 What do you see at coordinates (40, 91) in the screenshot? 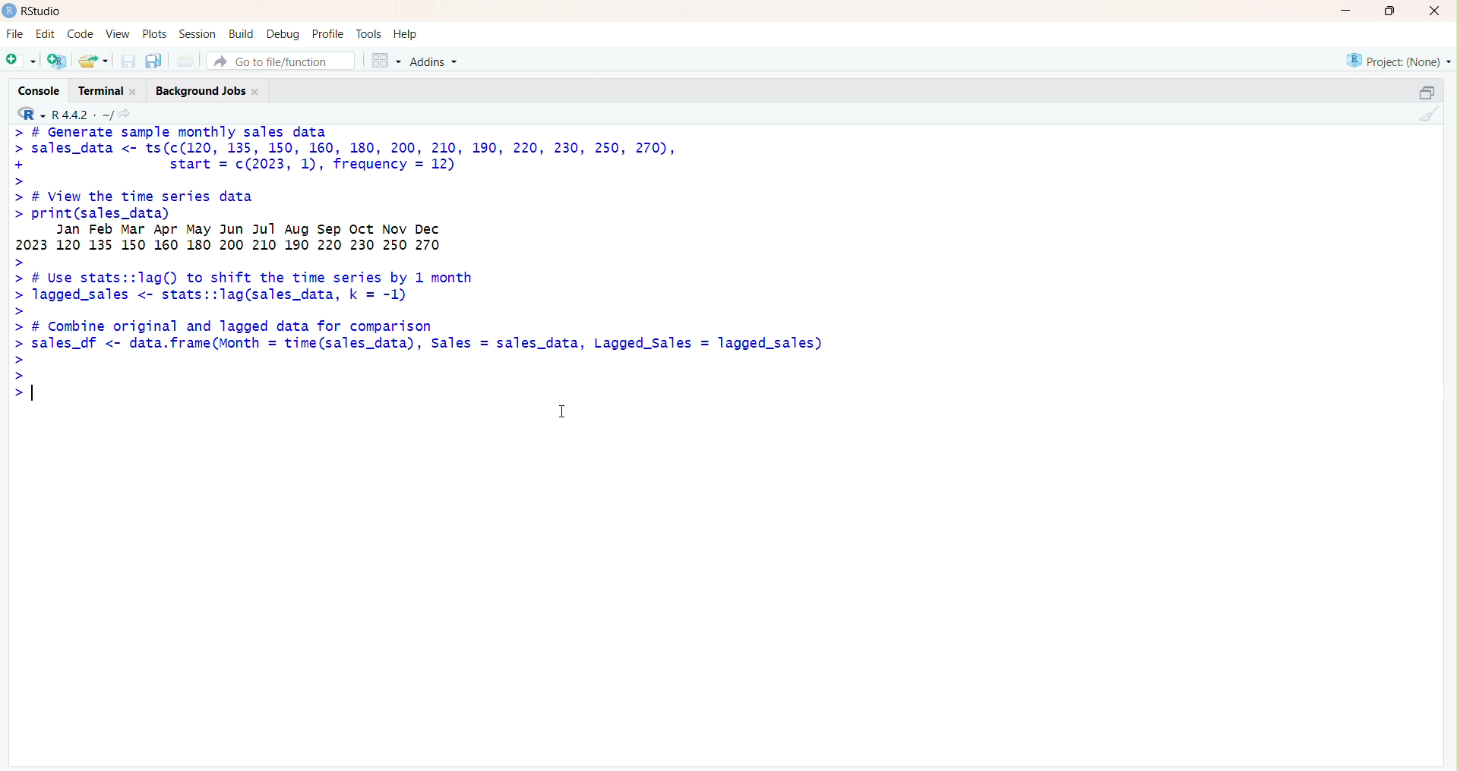
I see `console` at bounding box center [40, 91].